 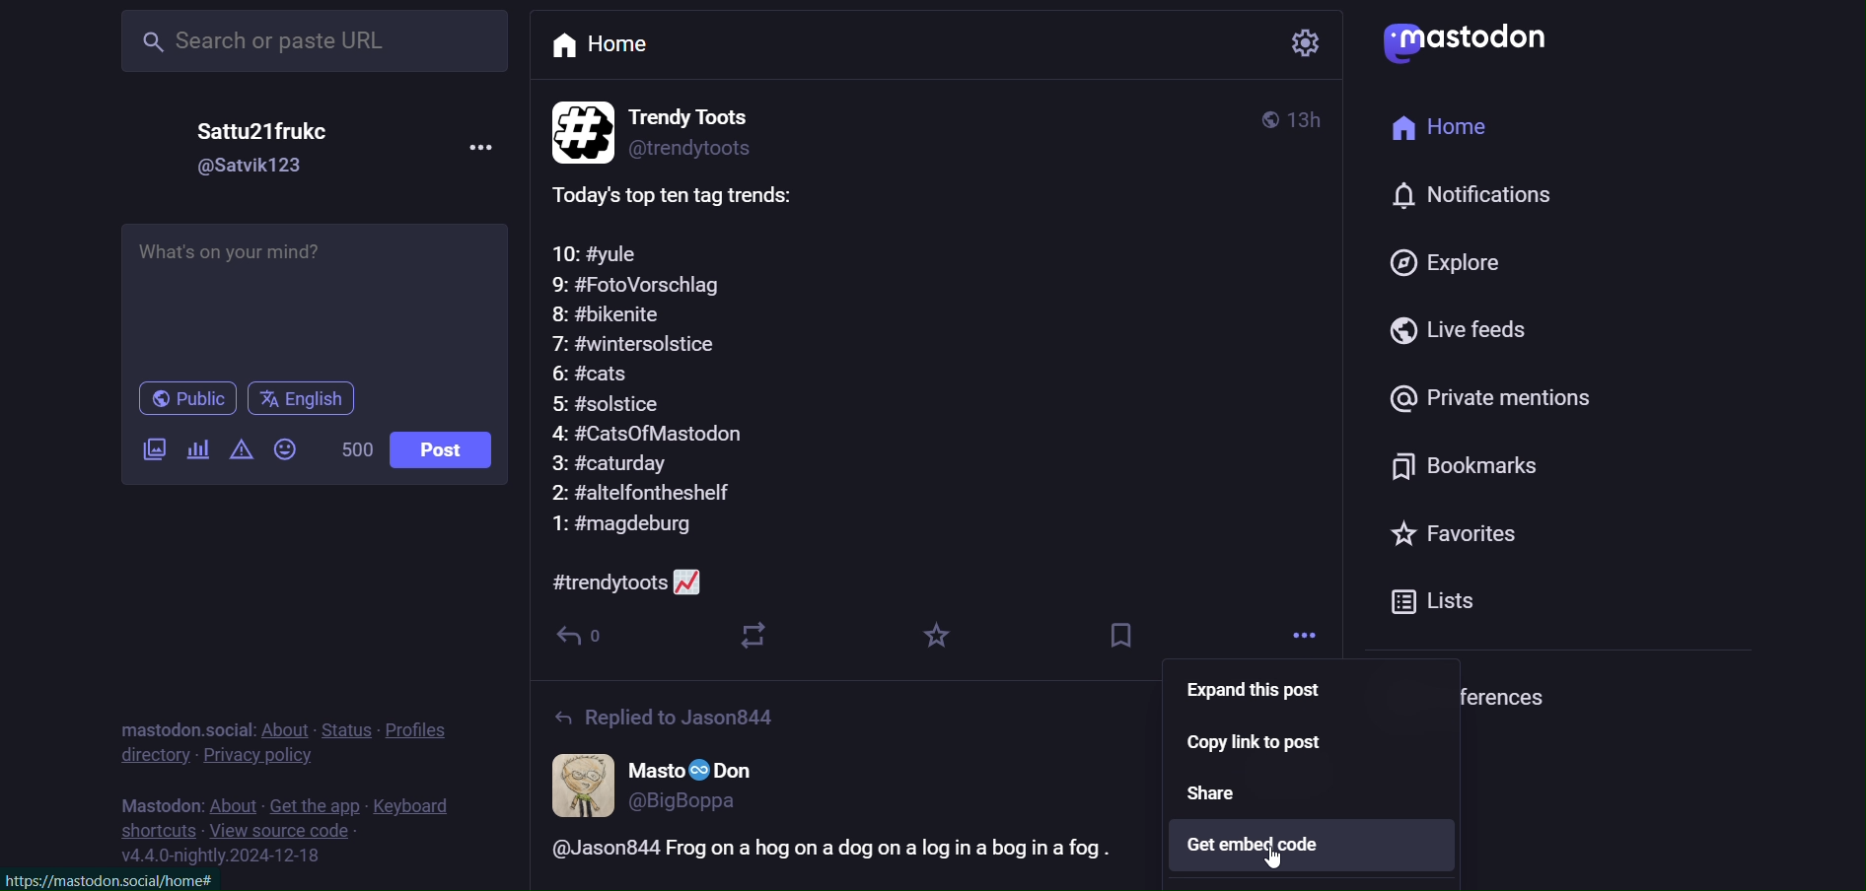 I want to click on favorite, so click(x=939, y=638).